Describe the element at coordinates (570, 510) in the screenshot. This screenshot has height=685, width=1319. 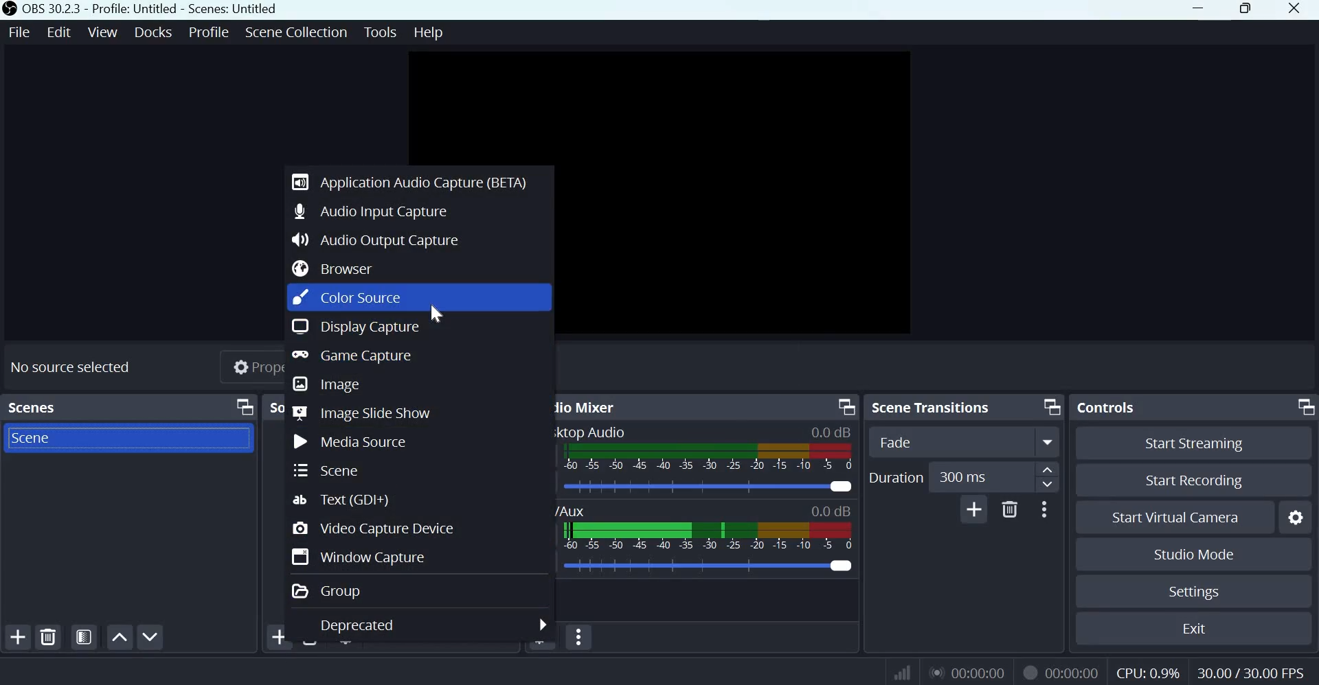
I see `Mic/Aux` at that location.